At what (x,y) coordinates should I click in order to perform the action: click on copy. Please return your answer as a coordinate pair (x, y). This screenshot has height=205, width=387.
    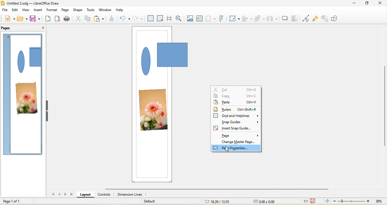
    Looking at the image, I should click on (235, 96).